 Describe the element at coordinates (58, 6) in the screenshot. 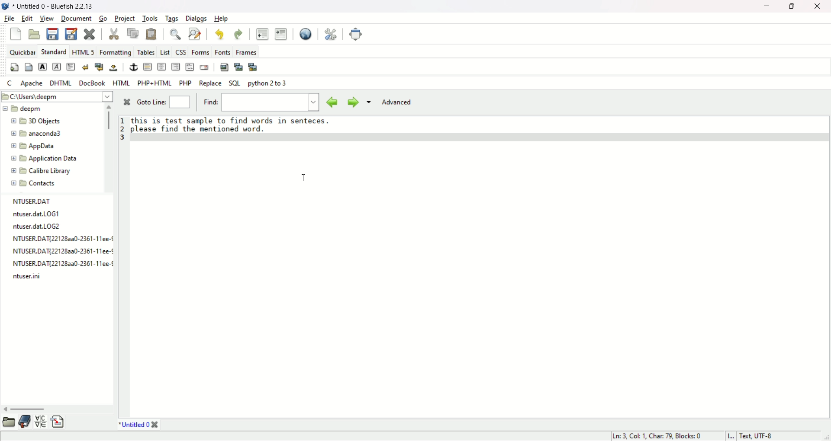

I see `title` at that location.